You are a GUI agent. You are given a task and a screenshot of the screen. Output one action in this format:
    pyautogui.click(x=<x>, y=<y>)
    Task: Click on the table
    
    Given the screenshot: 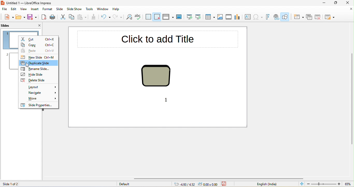 What is the action you would take?
    pyautogui.click(x=210, y=17)
    